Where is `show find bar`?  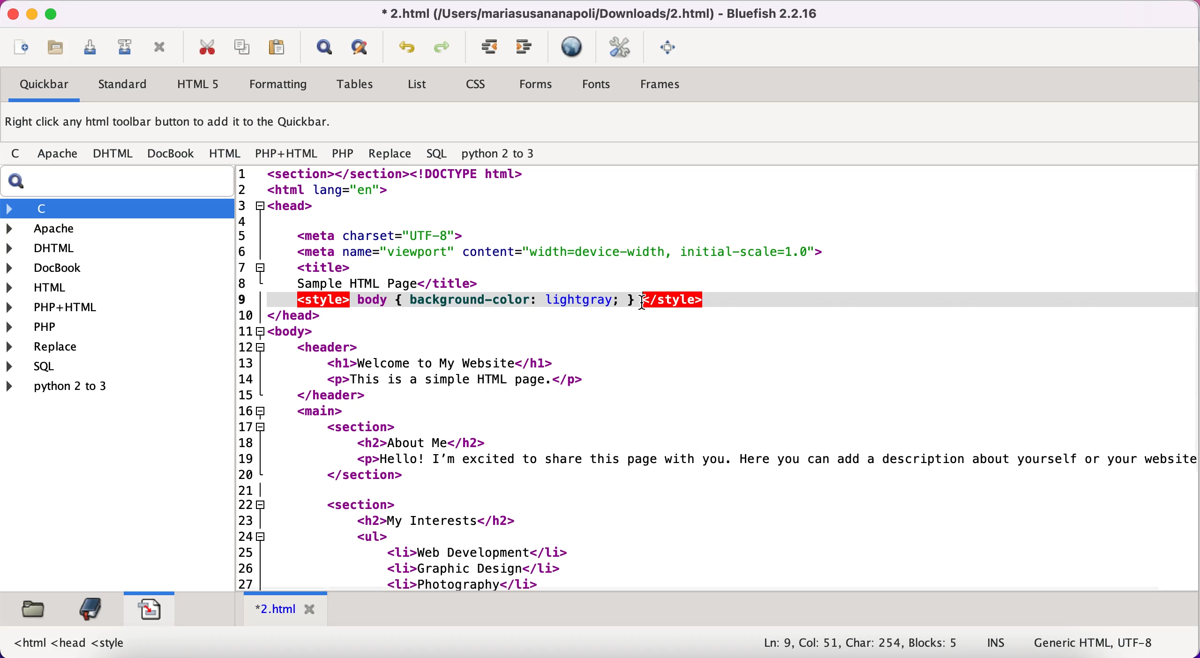
show find bar is located at coordinates (324, 48).